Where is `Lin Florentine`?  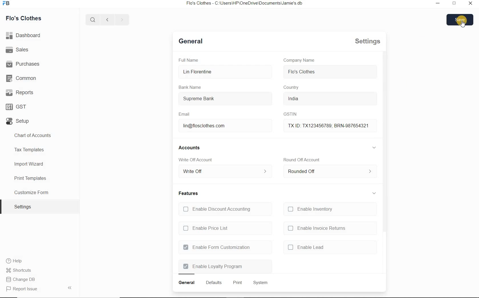 Lin Florentine is located at coordinates (222, 72).